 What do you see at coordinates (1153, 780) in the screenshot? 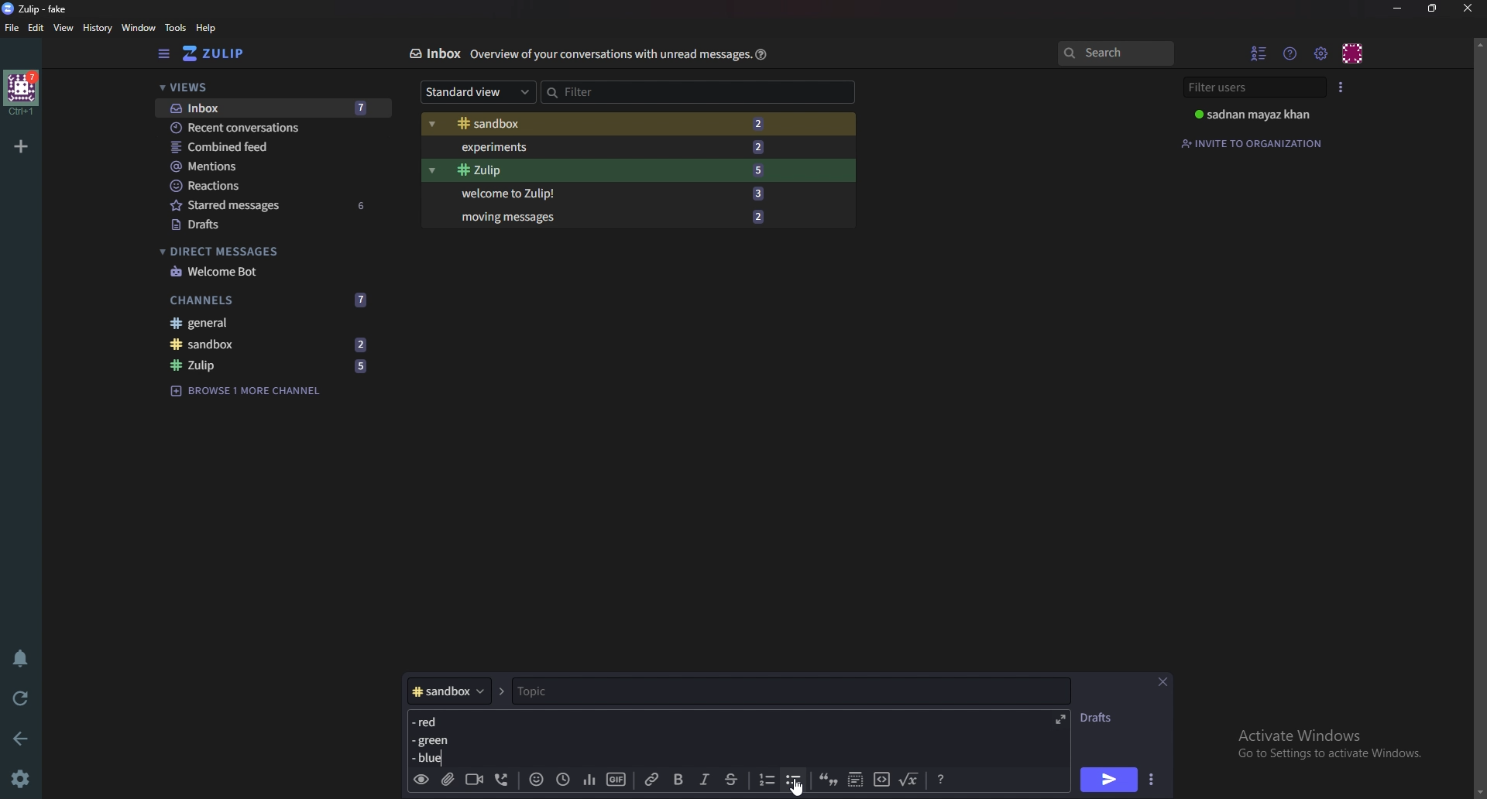
I see `Send options` at bounding box center [1153, 780].